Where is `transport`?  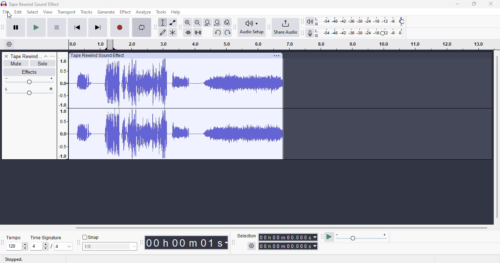 transport is located at coordinates (67, 12).